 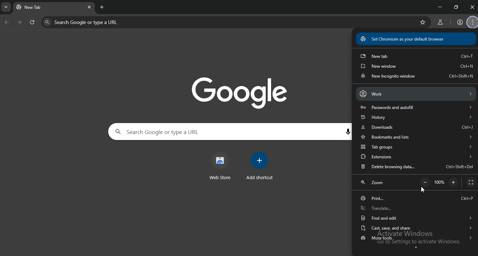 I want to click on close, so click(x=89, y=7).